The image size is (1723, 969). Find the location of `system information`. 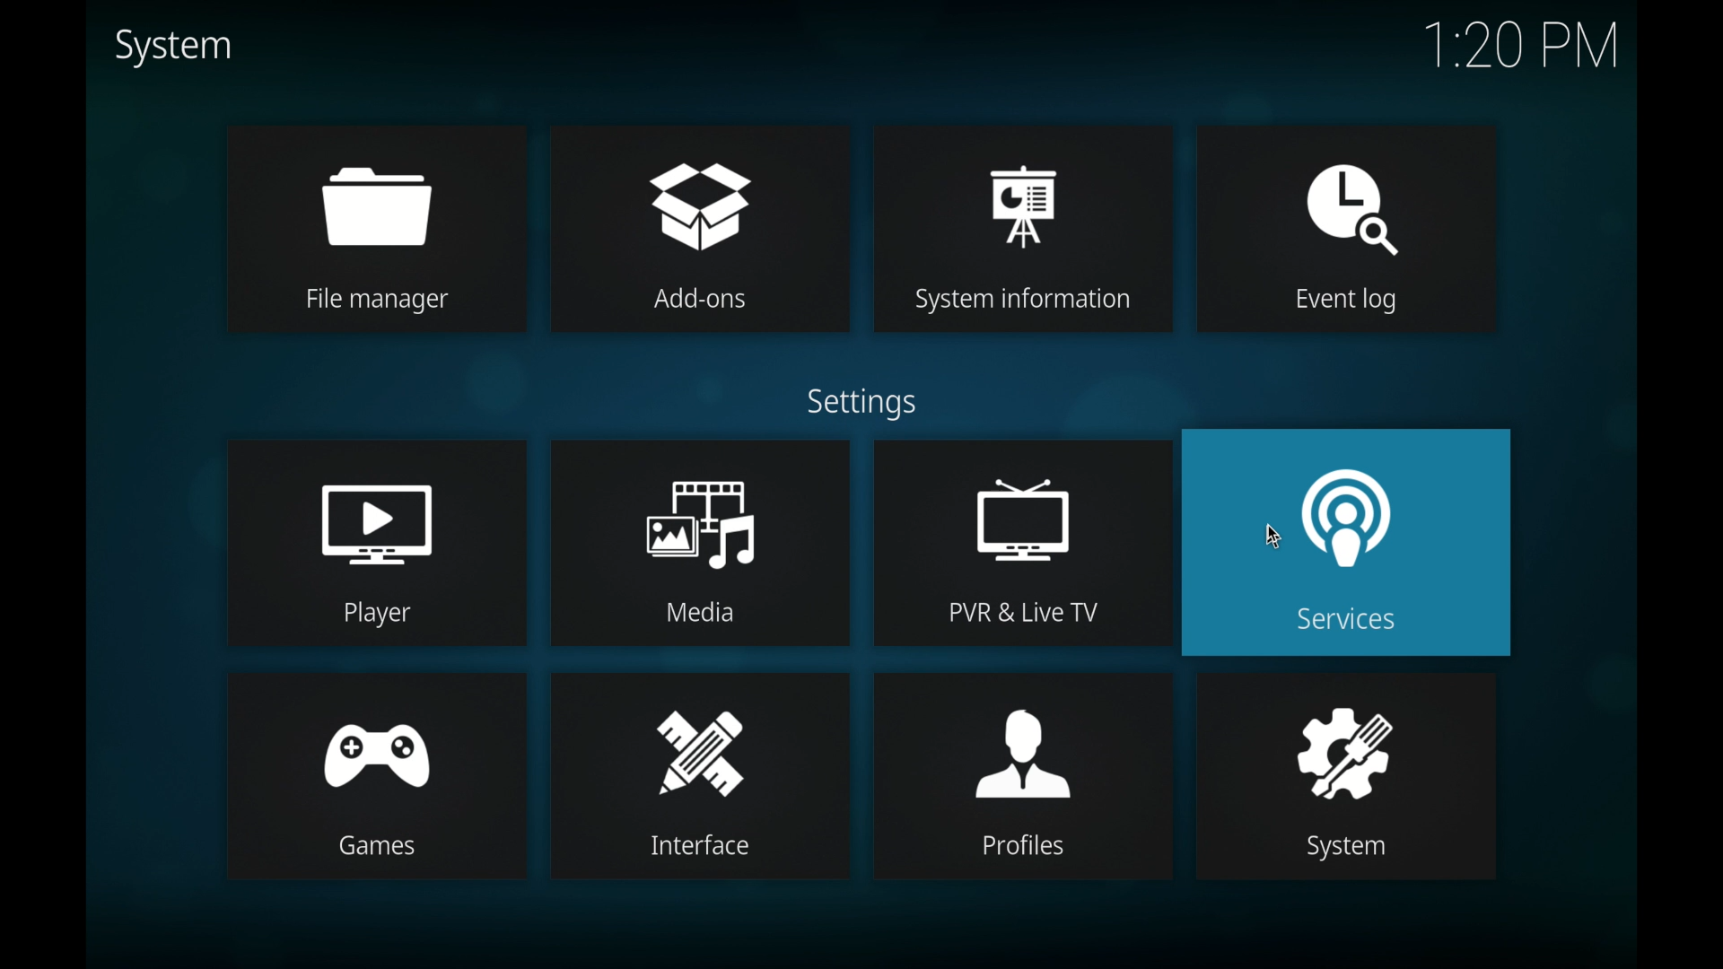

system information is located at coordinates (1025, 228).